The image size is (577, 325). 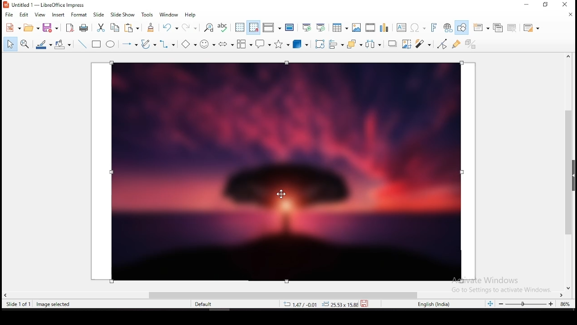 What do you see at coordinates (289, 27) in the screenshot?
I see `master slide` at bounding box center [289, 27].